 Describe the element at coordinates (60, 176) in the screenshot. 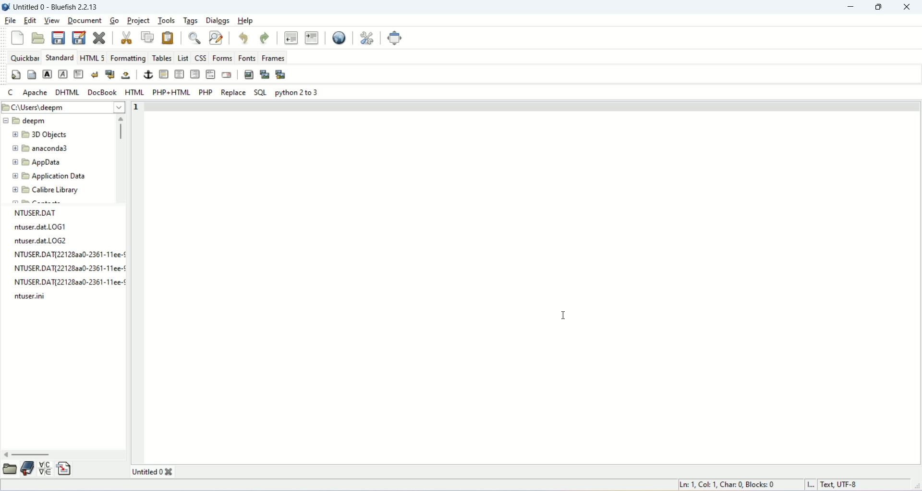

I see `Application Data` at that location.